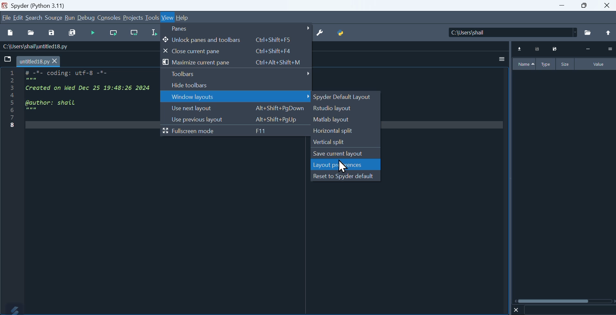  Describe the element at coordinates (236, 62) in the screenshot. I see `Maximise current pane` at that location.